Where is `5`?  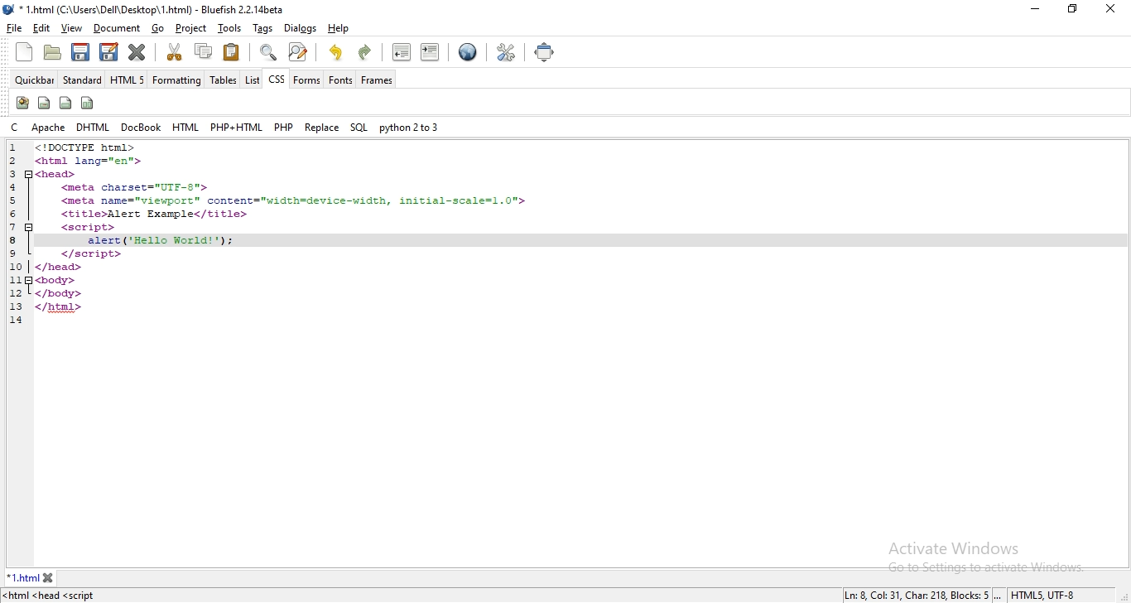 5 is located at coordinates (14, 200).